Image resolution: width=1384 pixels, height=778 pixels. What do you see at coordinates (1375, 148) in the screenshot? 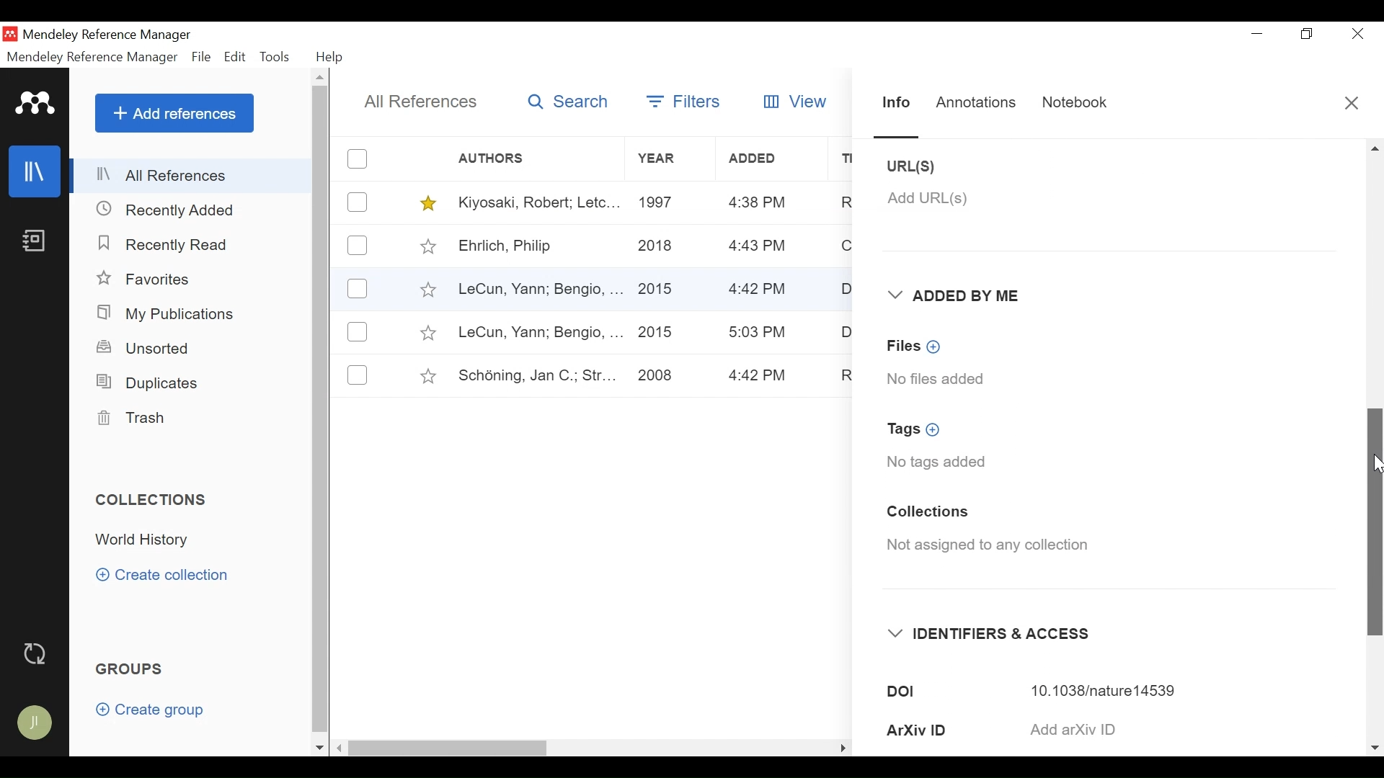
I see `Up` at bounding box center [1375, 148].